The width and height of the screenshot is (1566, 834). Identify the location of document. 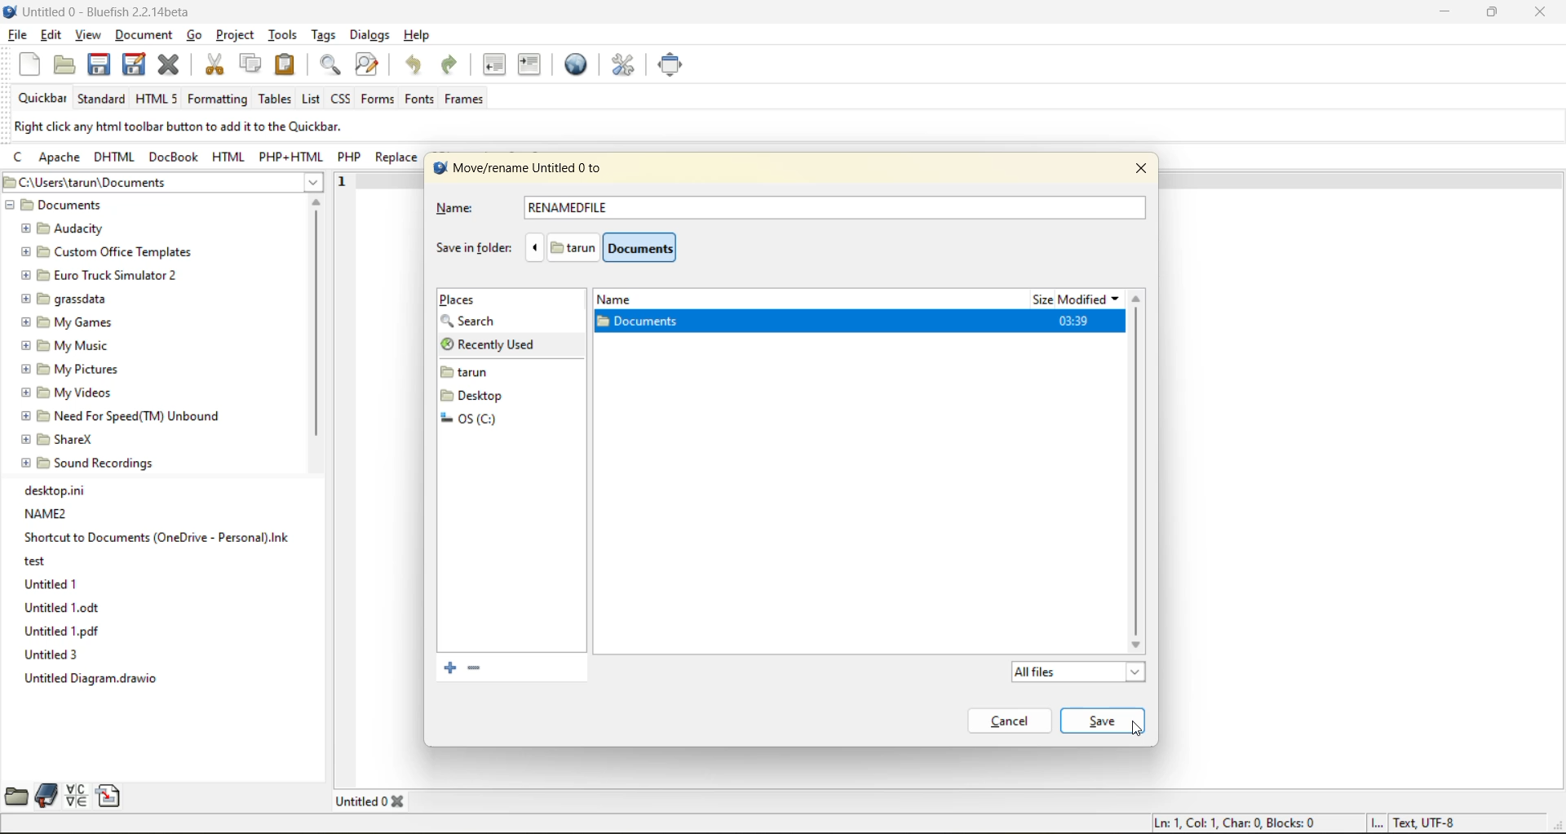
(142, 33).